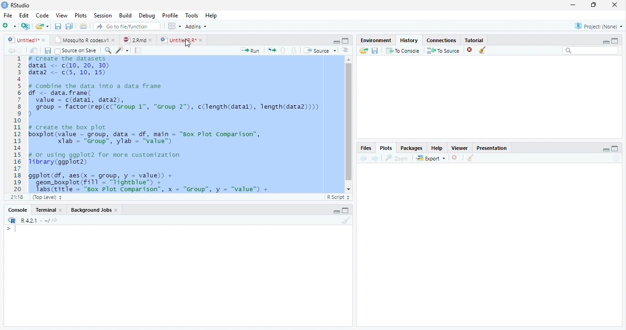 This screenshot has width=626, height=330. What do you see at coordinates (55, 220) in the screenshot?
I see `View the current working directory` at bounding box center [55, 220].